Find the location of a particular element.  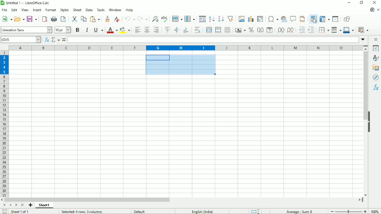

Standard selection is located at coordinates (255, 211).